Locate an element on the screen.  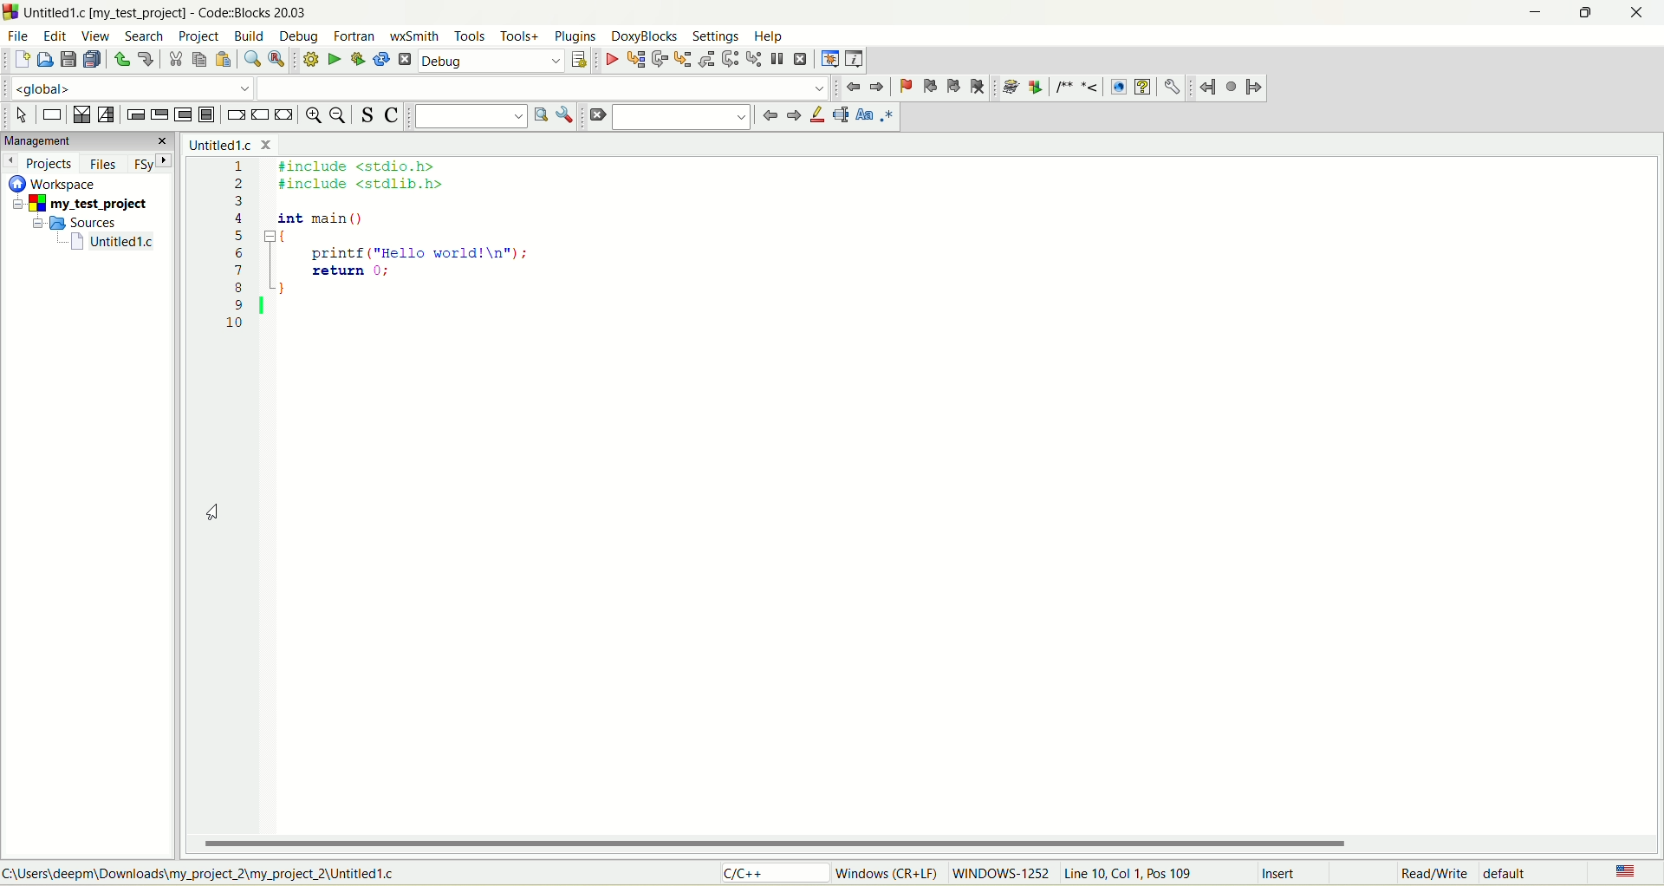
step into is located at coordinates (680, 61).